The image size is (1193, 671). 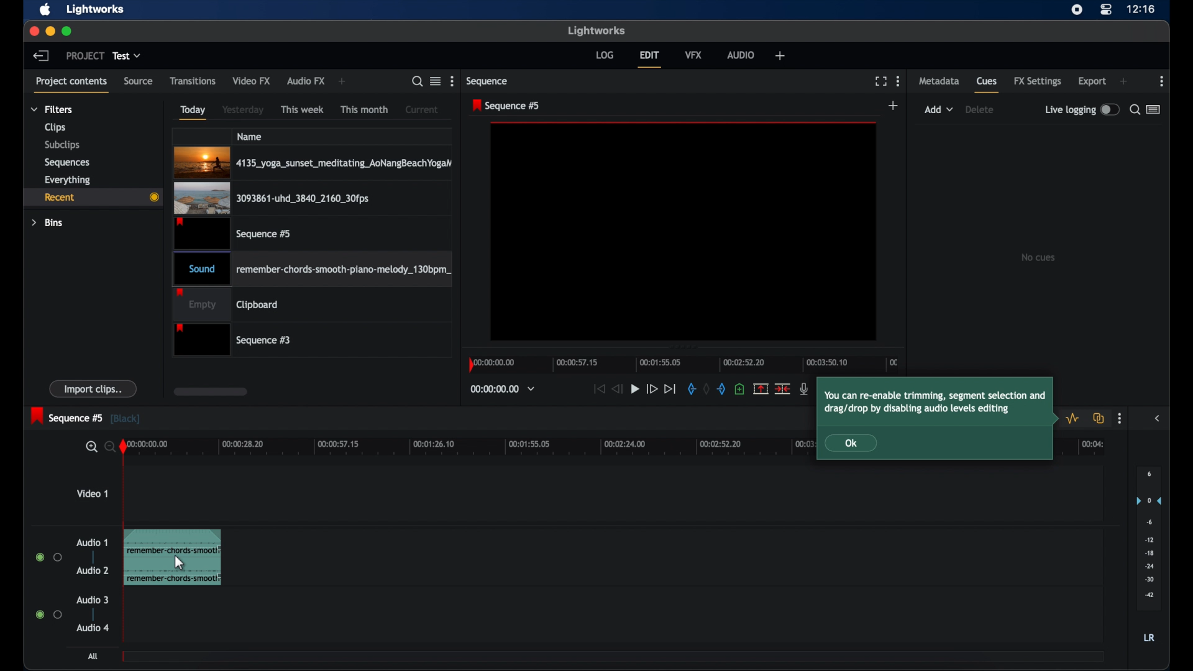 I want to click on current, so click(x=422, y=109).